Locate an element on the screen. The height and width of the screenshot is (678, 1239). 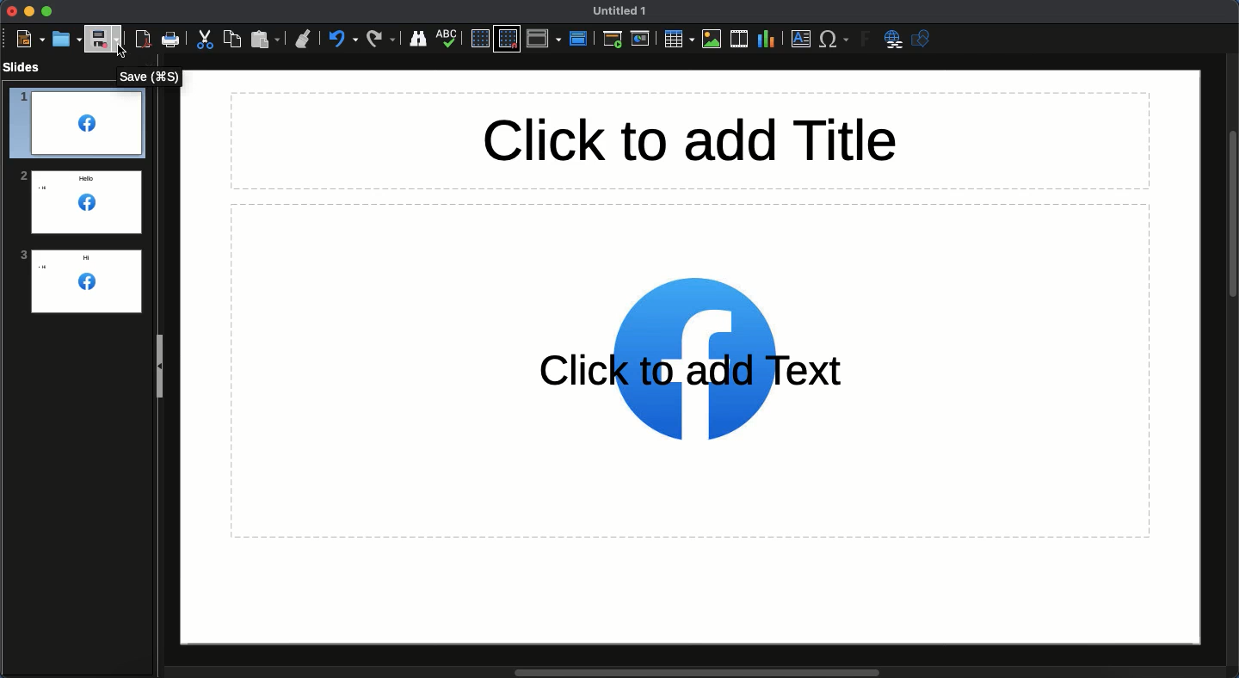
Open is located at coordinates (65, 40).